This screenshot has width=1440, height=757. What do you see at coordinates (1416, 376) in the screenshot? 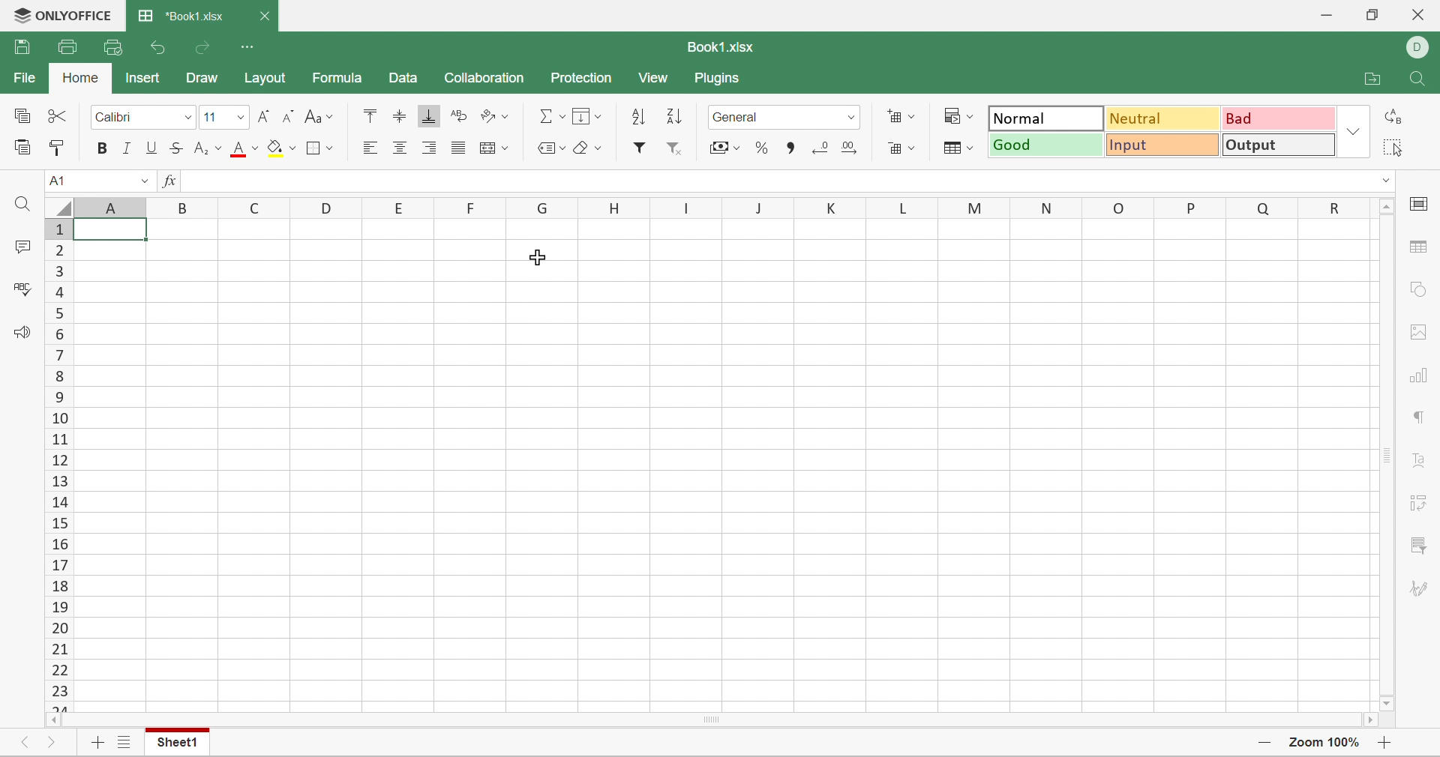
I see `Chart settings` at bounding box center [1416, 376].